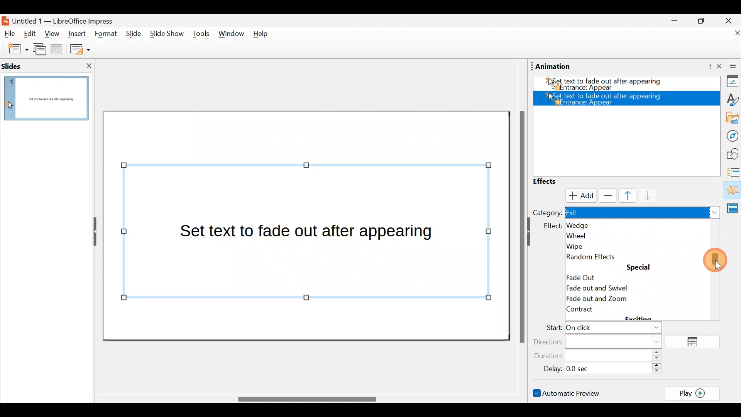 The height and width of the screenshot is (417, 741). Describe the element at coordinates (132, 34) in the screenshot. I see `Slide` at that location.